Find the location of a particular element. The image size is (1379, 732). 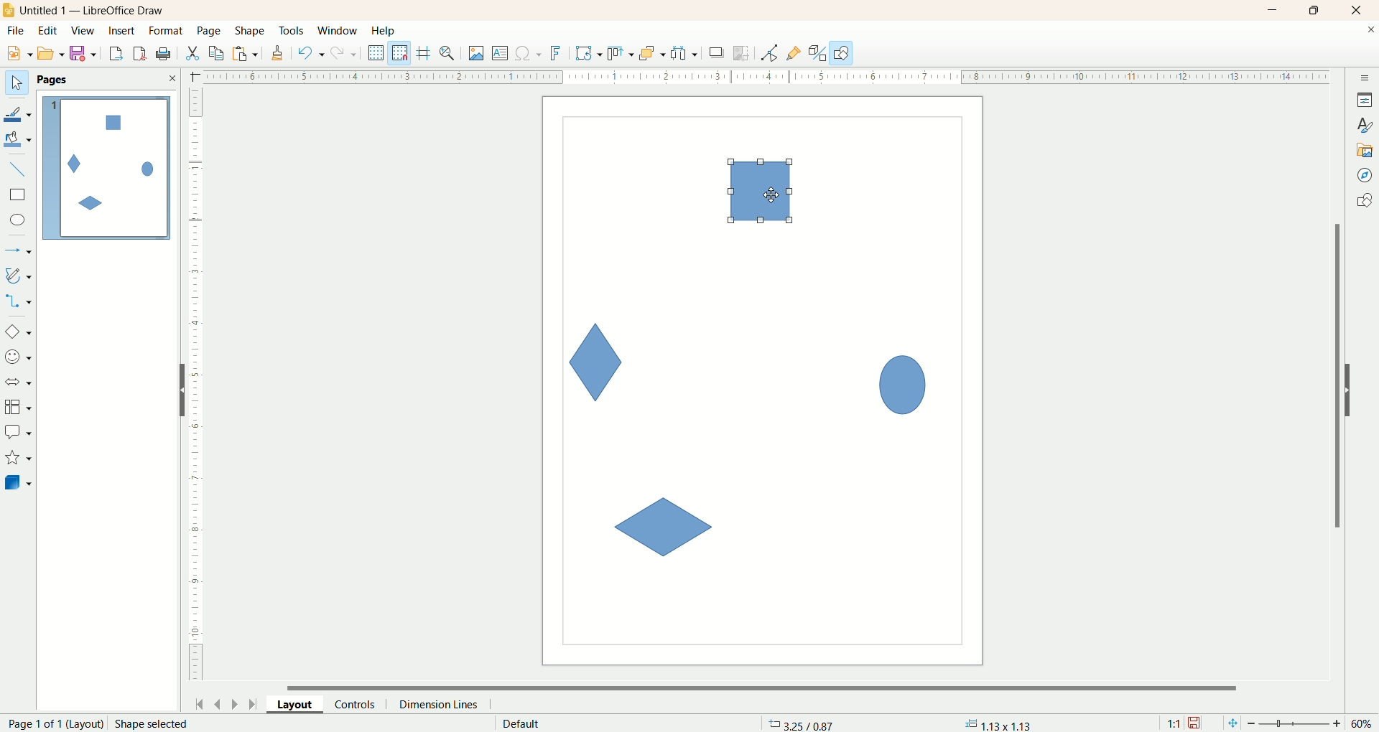

anchor point is located at coordinates (996, 724).